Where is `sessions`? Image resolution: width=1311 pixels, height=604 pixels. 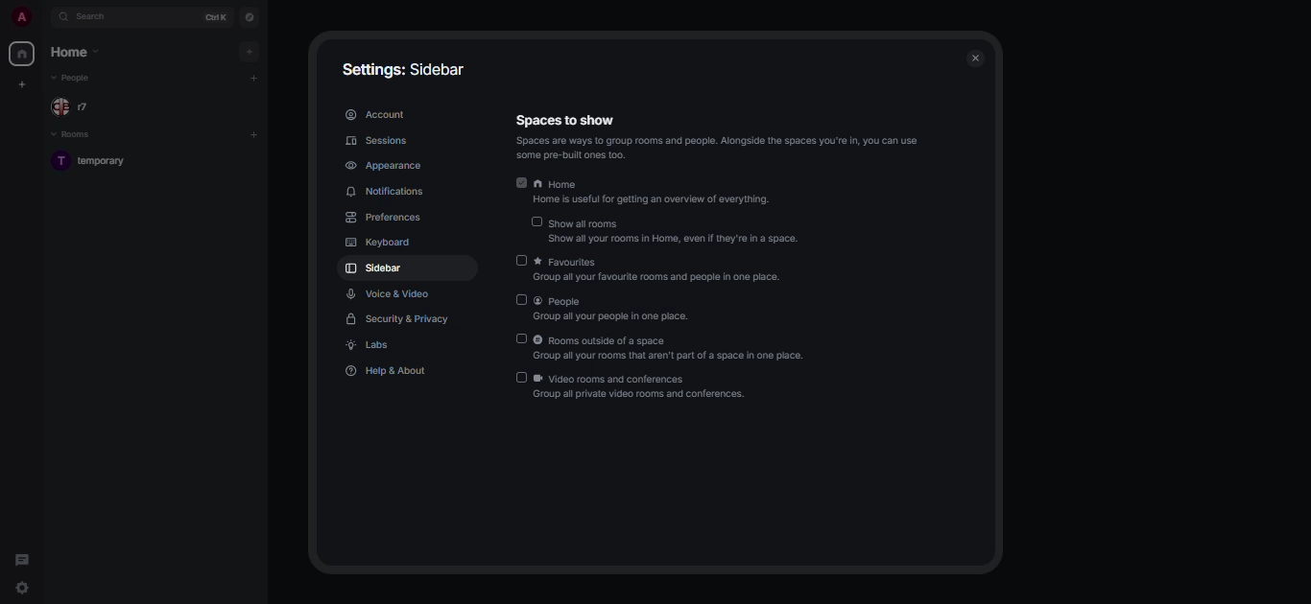 sessions is located at coordinates (379, 140).